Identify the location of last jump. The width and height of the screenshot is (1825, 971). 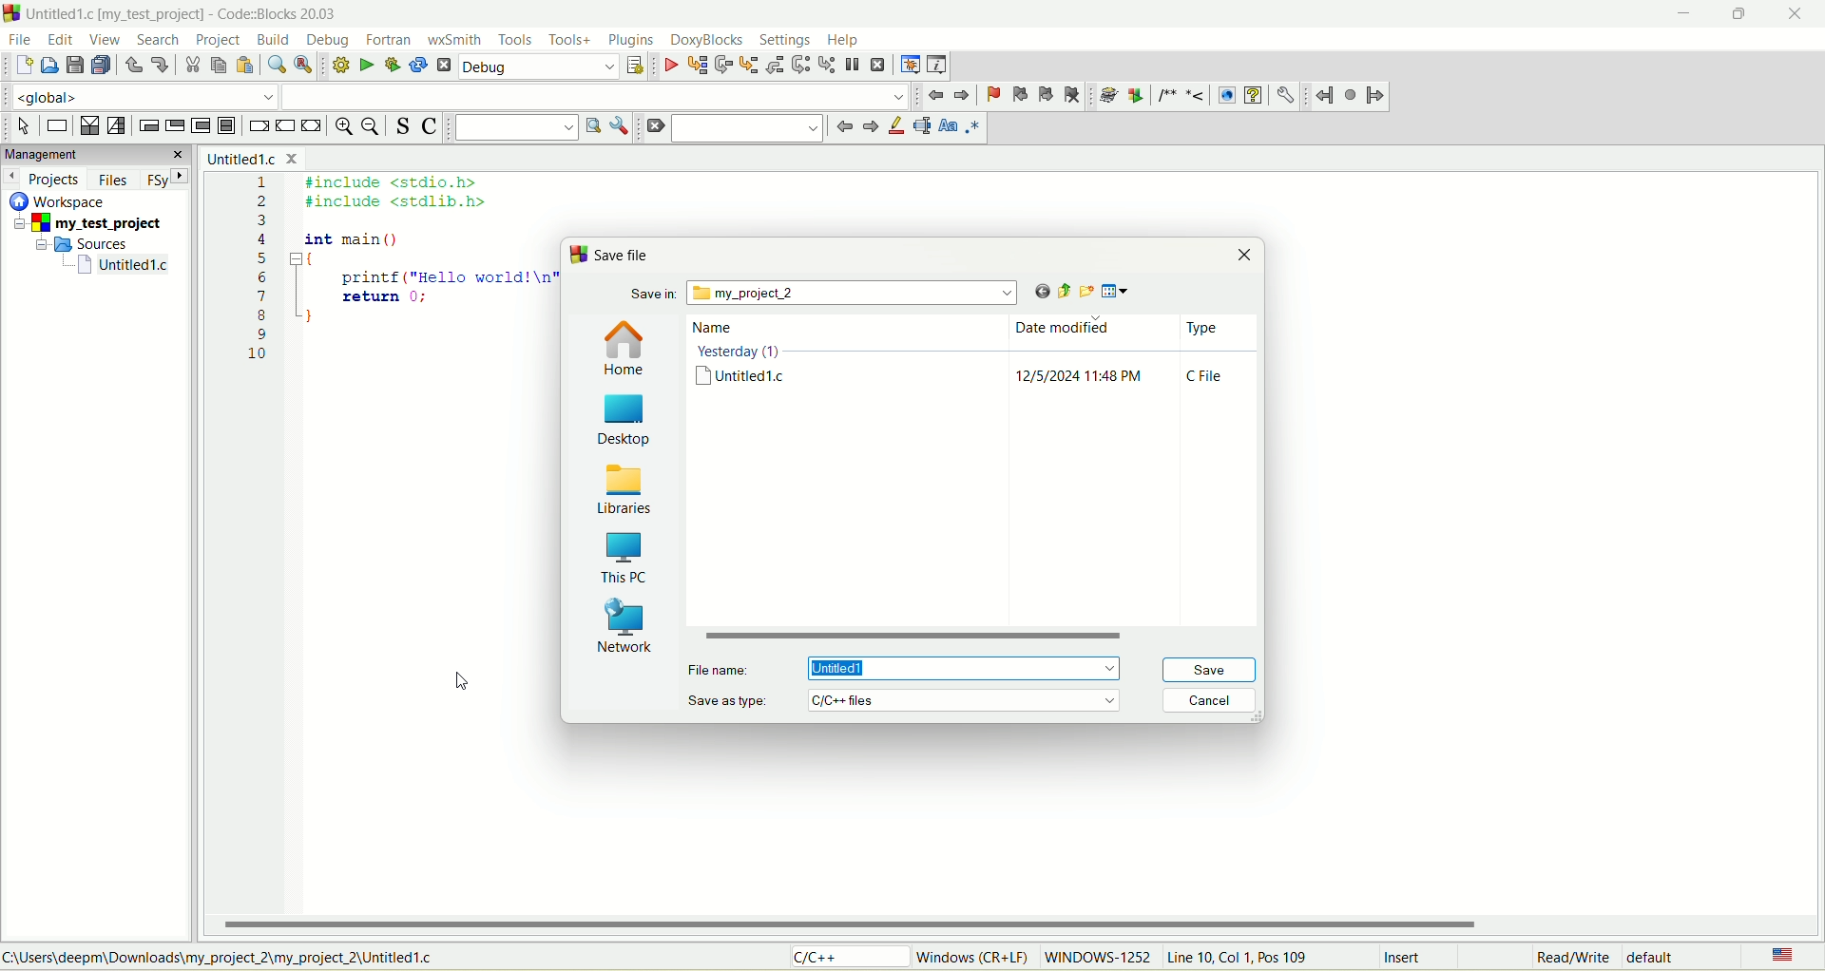
(1352, 95).